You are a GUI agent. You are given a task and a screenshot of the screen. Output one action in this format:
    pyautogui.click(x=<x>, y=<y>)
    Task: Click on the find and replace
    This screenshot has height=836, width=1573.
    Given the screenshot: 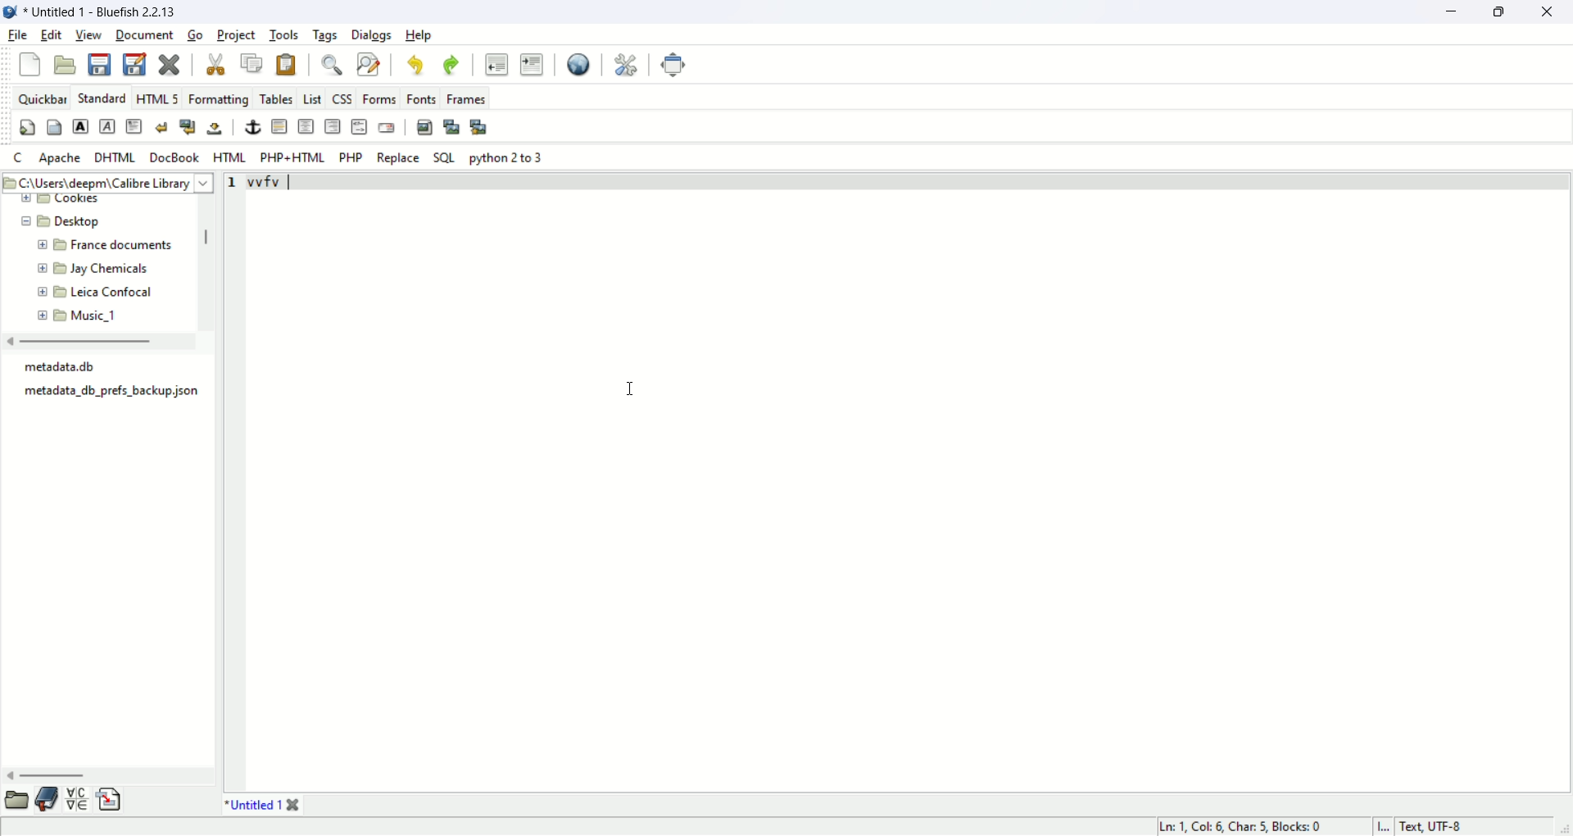 What is the action you would take?
    pyautogui.click(x=373, y=64)
    